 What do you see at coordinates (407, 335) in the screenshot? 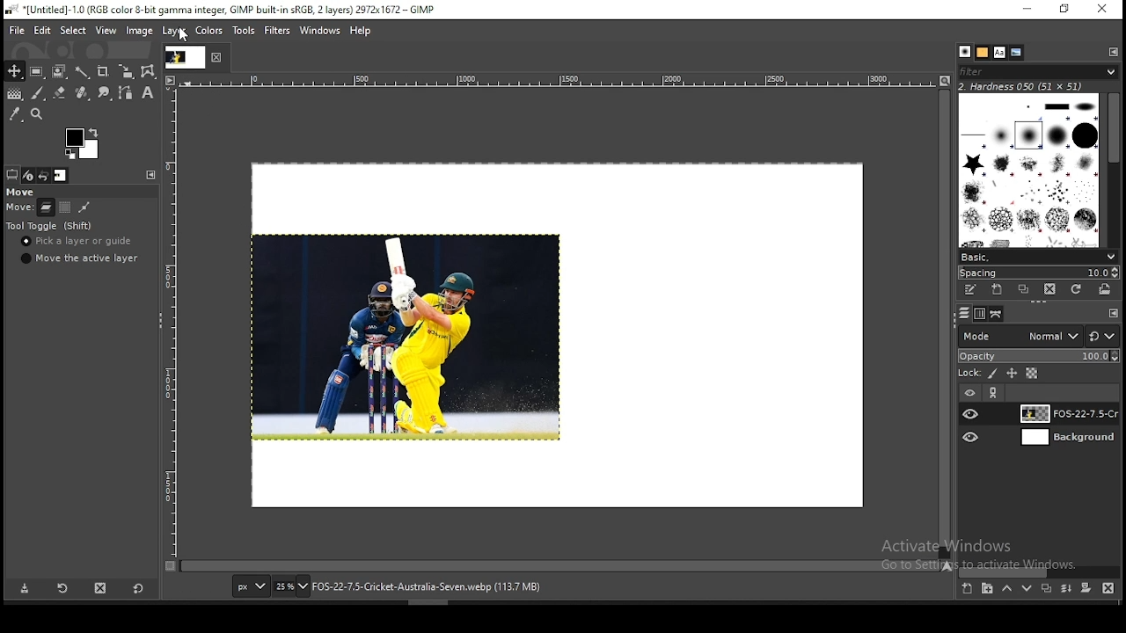
I see `image` at bounding box center [407, 335].